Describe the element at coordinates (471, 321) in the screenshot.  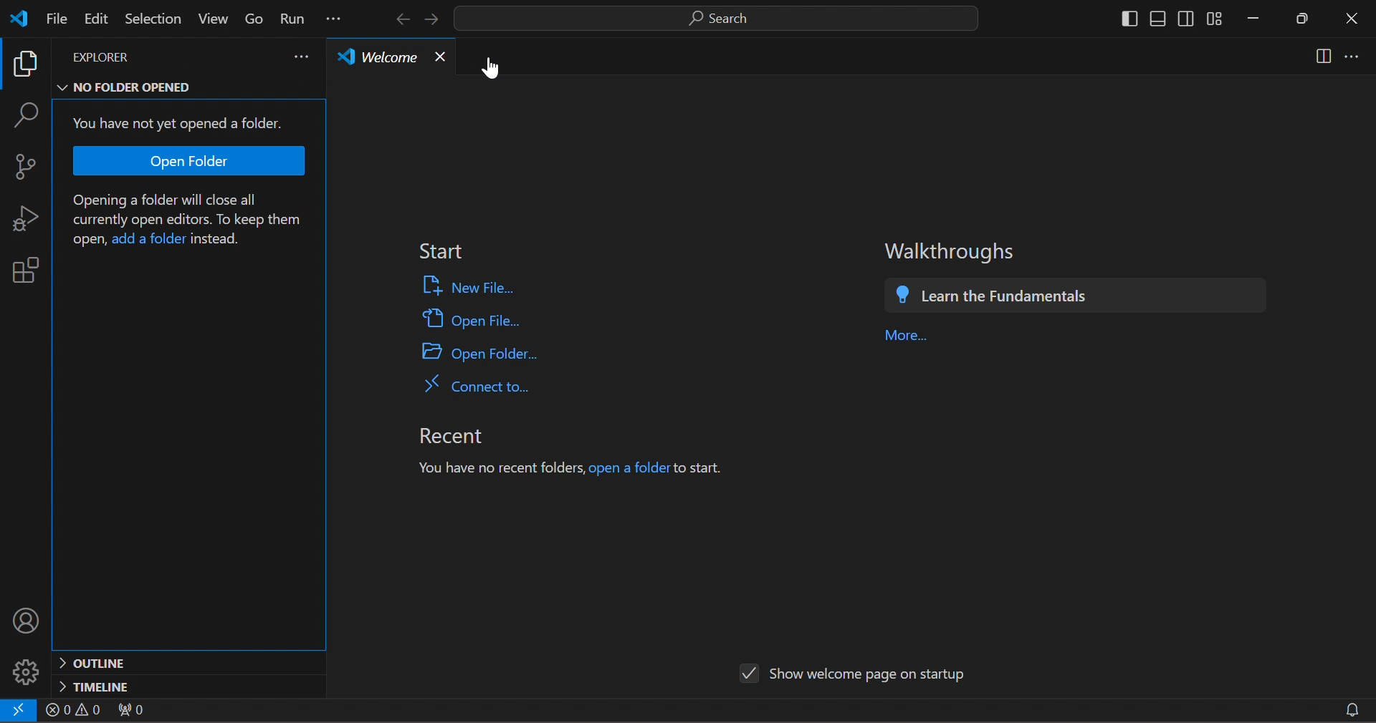
I see `Open File...` at that location.